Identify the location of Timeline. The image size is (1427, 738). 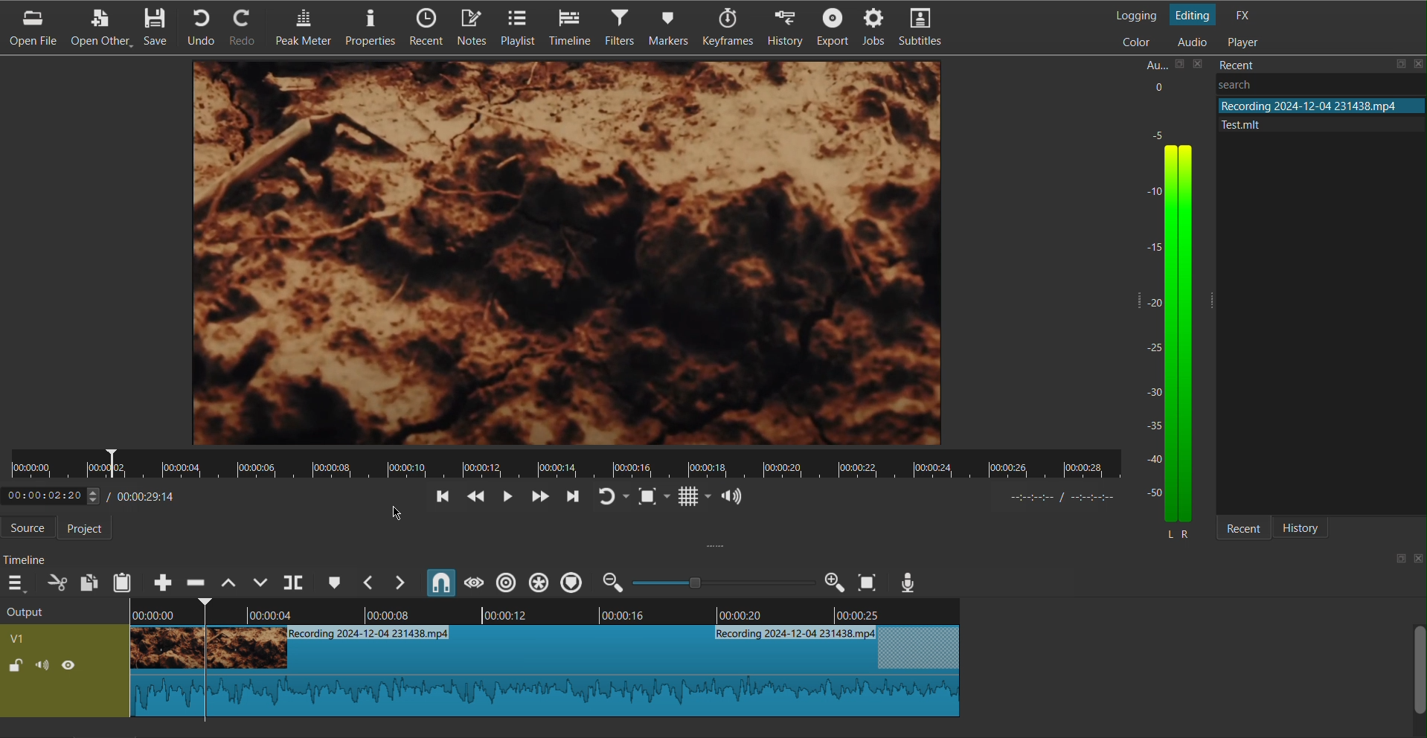
(590, 614).